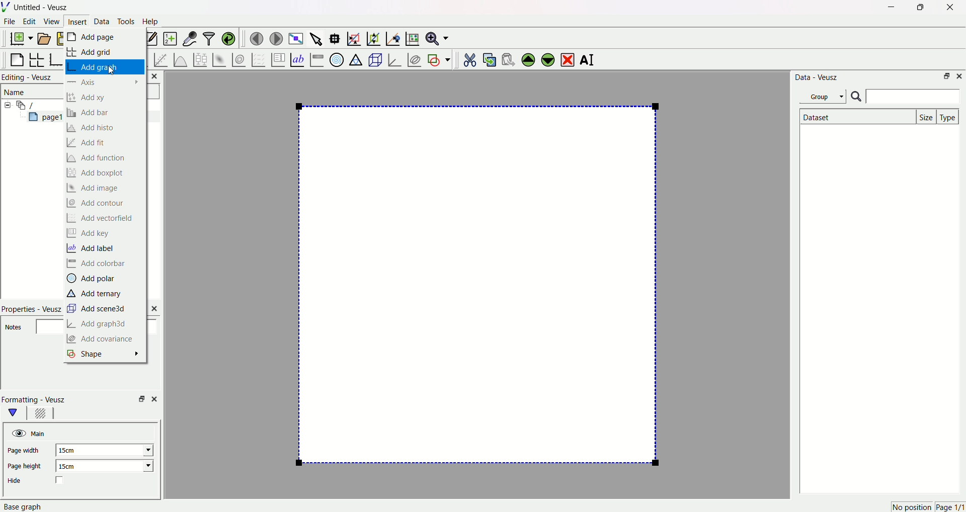 This screenshot has height=512, width=966. I want to click on close, so click(156, 308).